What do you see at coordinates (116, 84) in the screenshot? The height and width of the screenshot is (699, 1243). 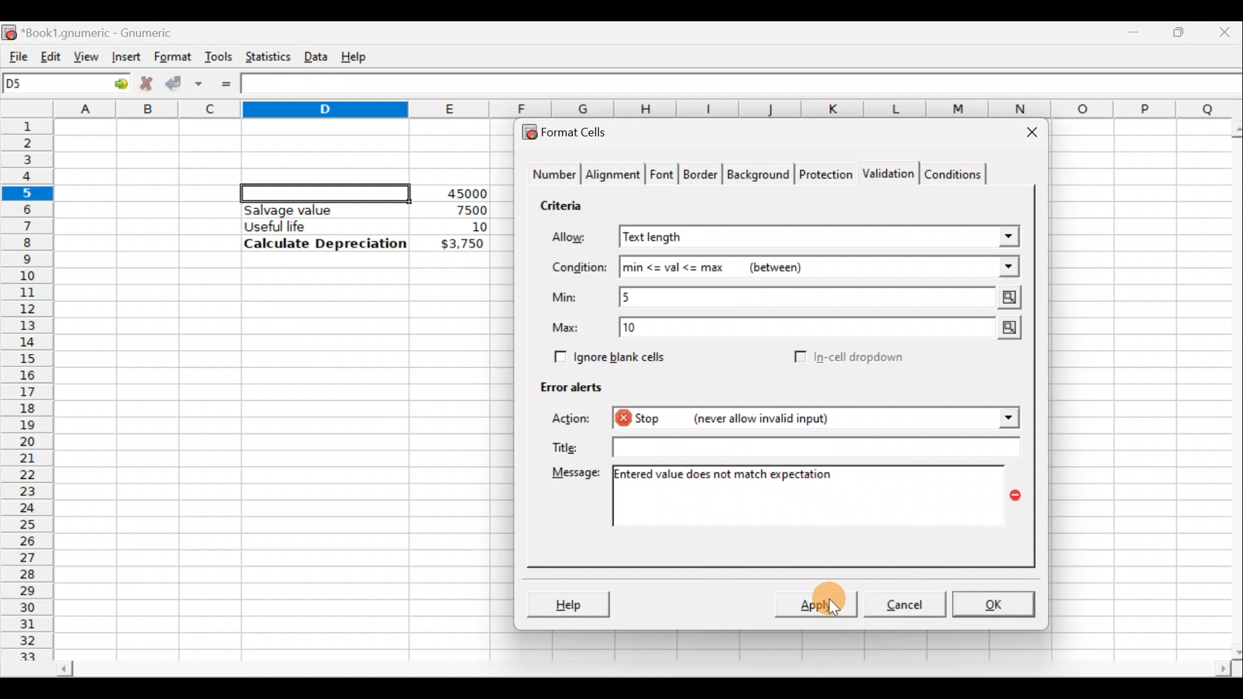 I see `Go to` at bounding box center [116, 84].